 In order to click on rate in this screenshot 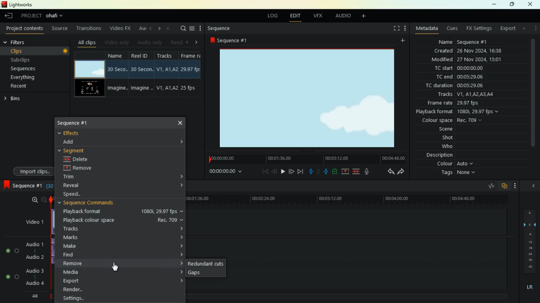, I will do `click(490, 185)`.